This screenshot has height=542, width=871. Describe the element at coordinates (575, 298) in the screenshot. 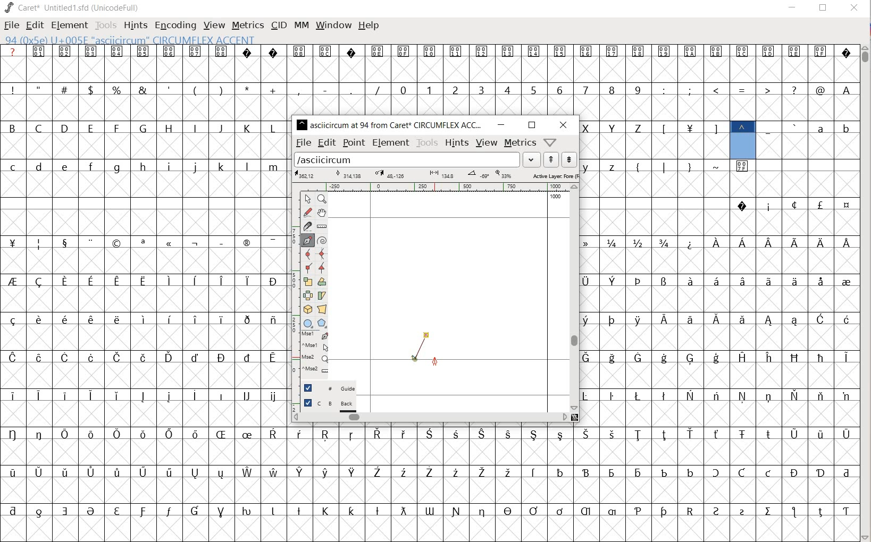

I see `scrollbar` at that location.